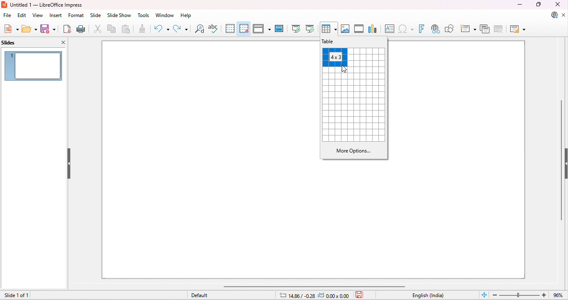 This screenshot has width=568, height=300. Describe the element at coordinates (186, 16) in the screenshot. I see `help` at that location.